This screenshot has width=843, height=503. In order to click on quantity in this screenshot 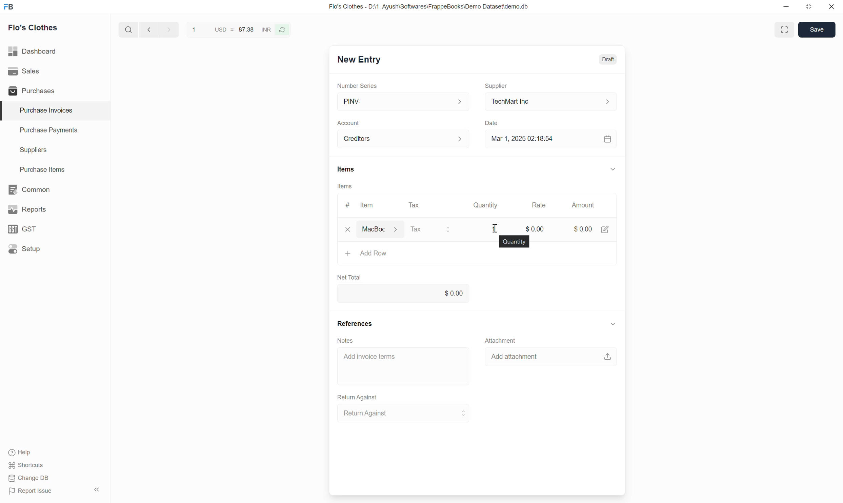, I will do `click(515, 241)`.